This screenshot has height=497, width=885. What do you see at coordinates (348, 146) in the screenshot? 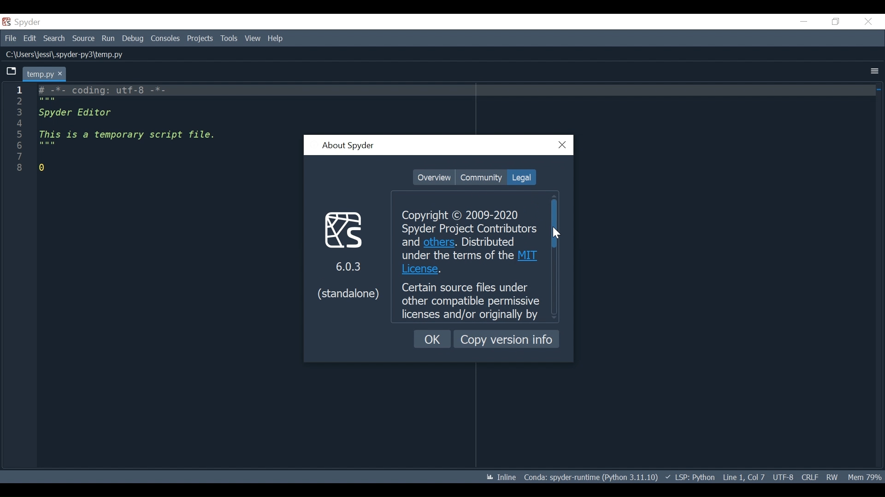
I see `About Spyder` at bounding box center [348, 146].